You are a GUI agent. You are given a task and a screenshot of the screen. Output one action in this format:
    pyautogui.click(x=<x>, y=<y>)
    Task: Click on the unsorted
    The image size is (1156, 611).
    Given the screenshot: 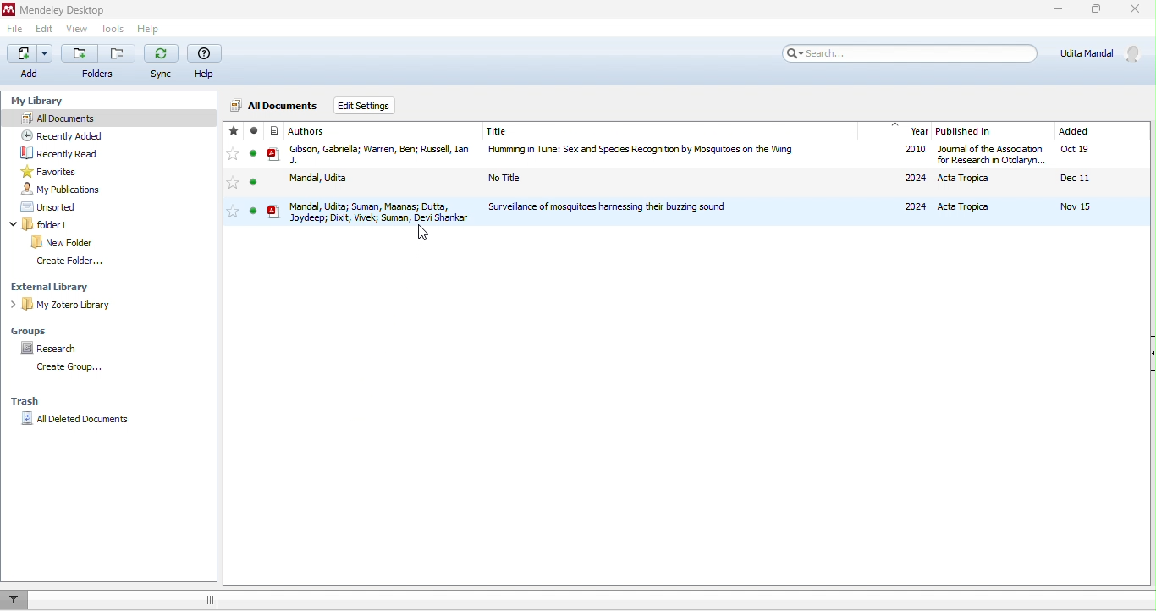 What is the action you would take?
    pyautogui.click(x=54, y=208)
    